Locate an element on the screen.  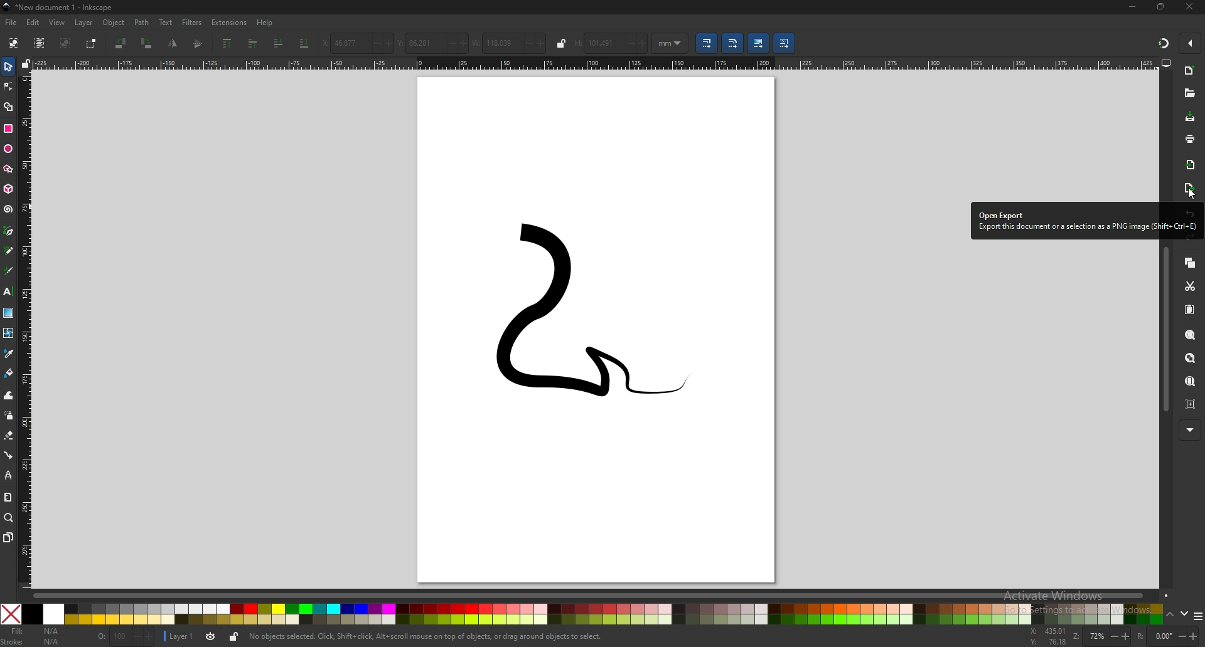
zoom is located at coordinates (1100, 636).